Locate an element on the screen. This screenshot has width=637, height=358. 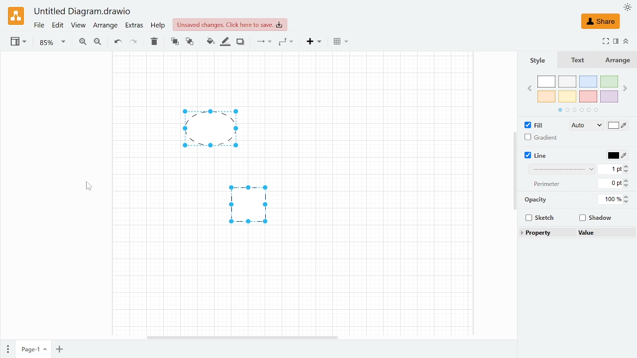
Line color is located at coordinates (616, 156).